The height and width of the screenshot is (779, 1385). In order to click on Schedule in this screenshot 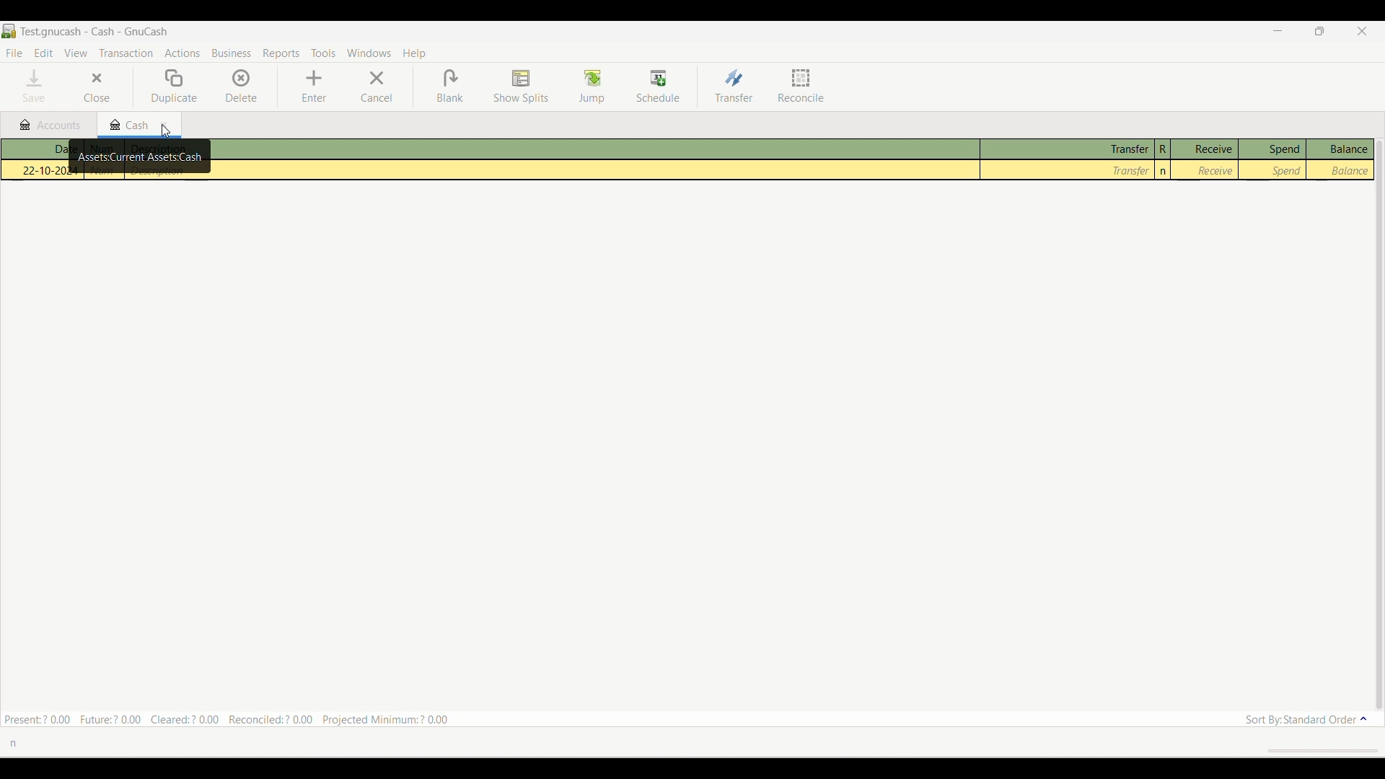, I will do `click(658, 86)`.